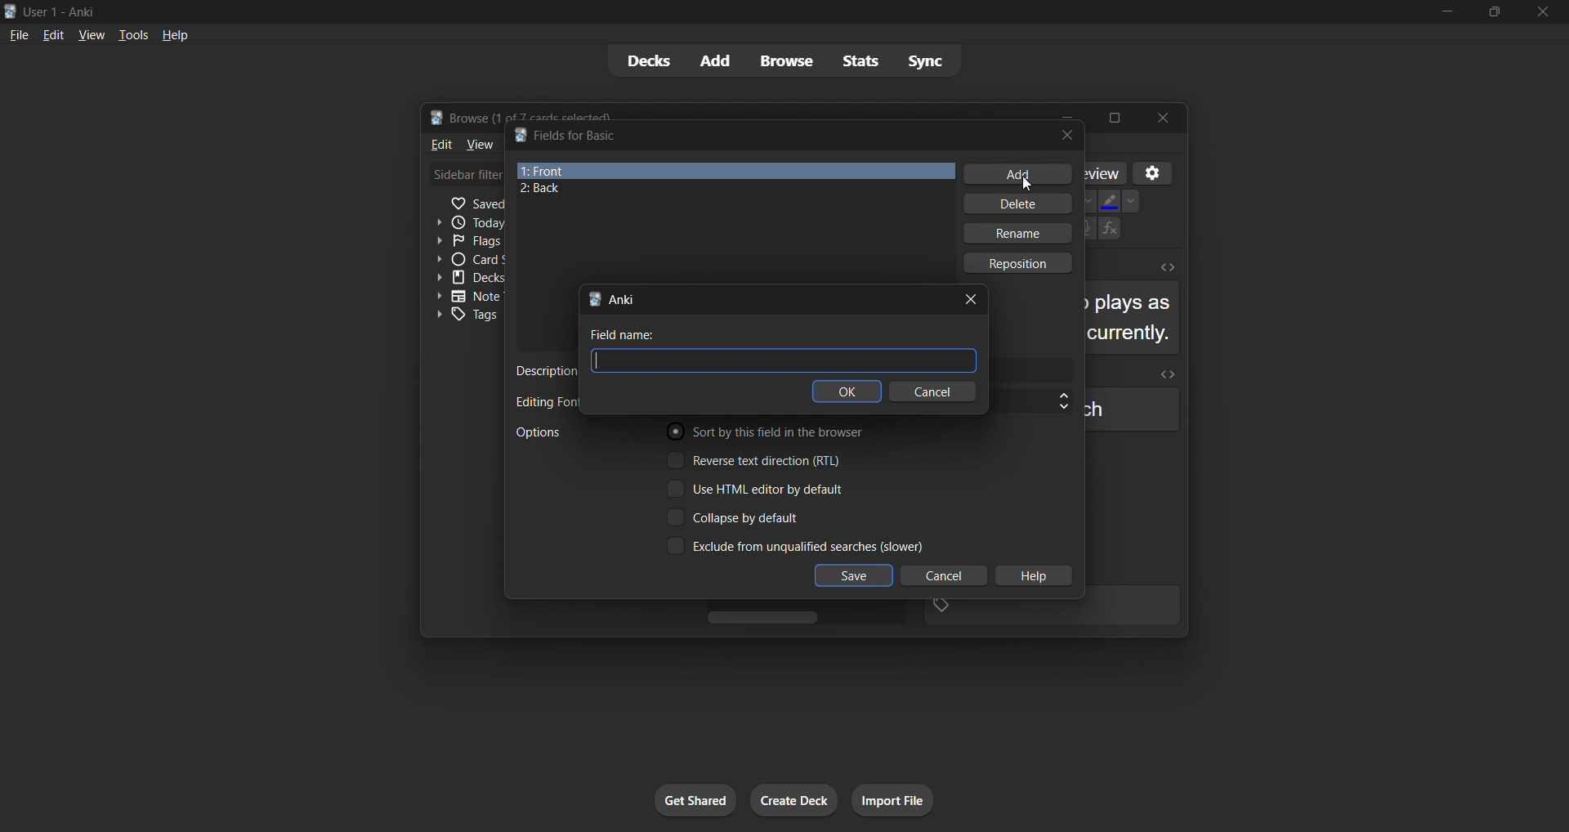 The width and height of the screenshot is (1569, 832). What do you see at coordinates (1156, 170) in the screenshot?
I see `Settings` at bounding box center [1156, 170].